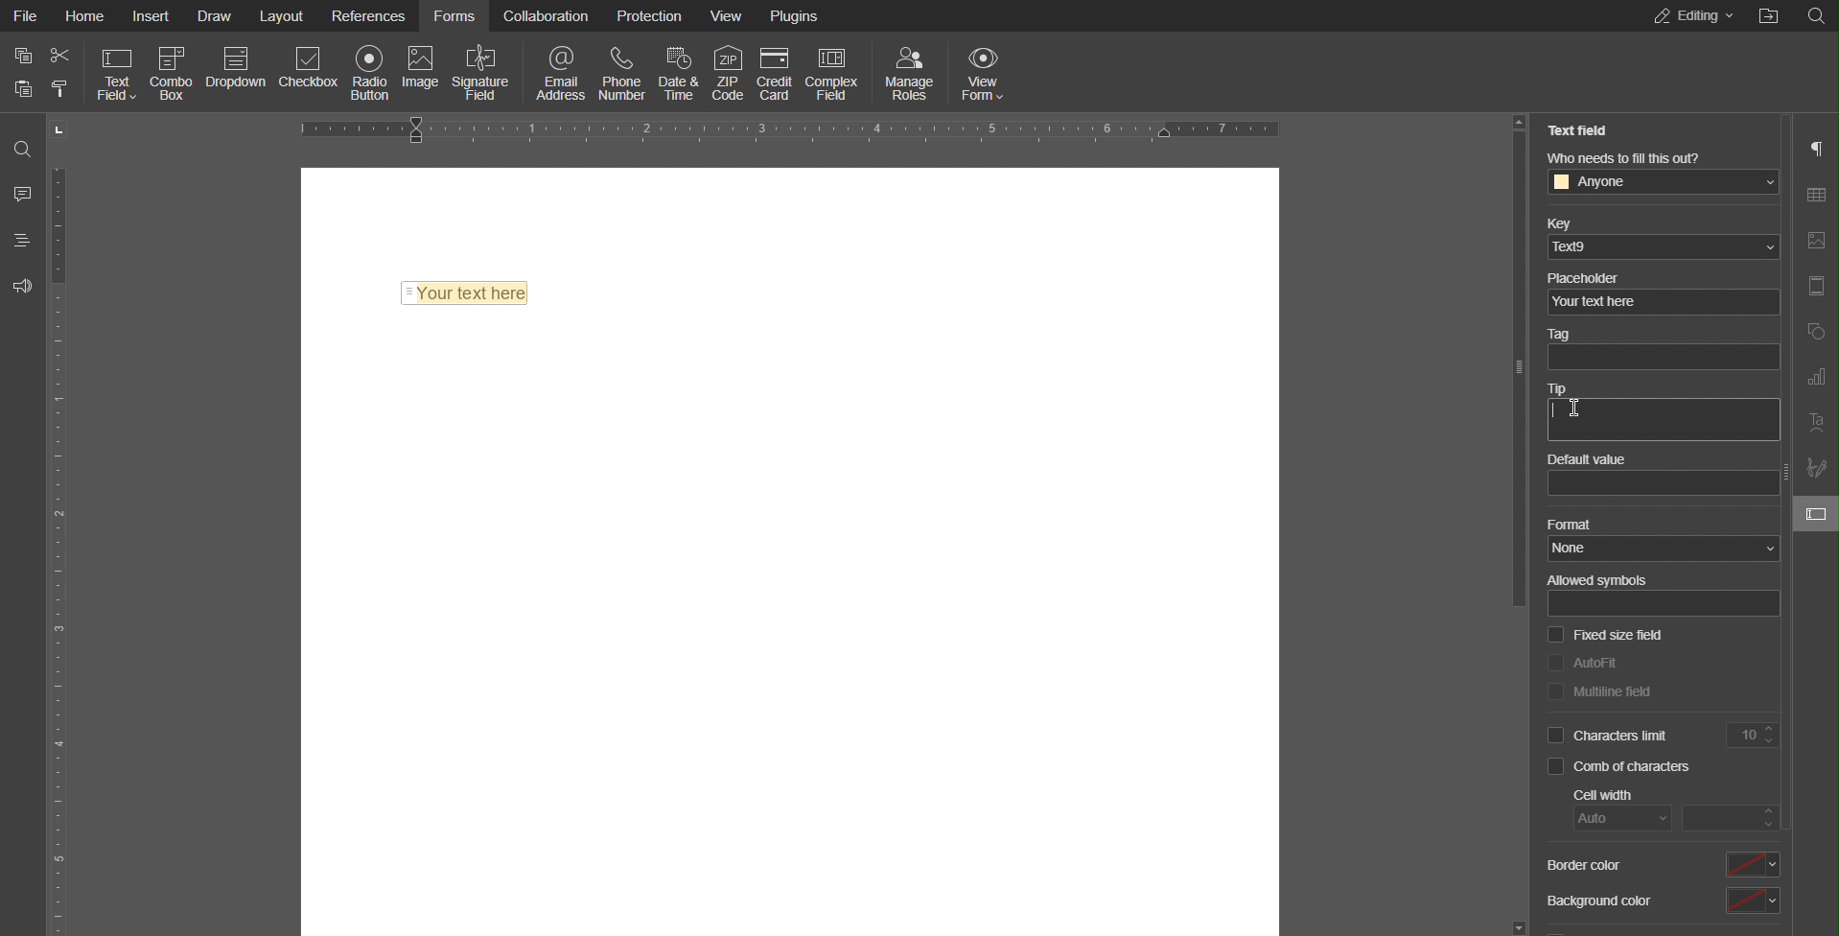 This screenshot has height=936, width=1839. What do you see at coordinates (798, 13) in the screenshot?
I see `Plugins` at bounding box center [798, 13].